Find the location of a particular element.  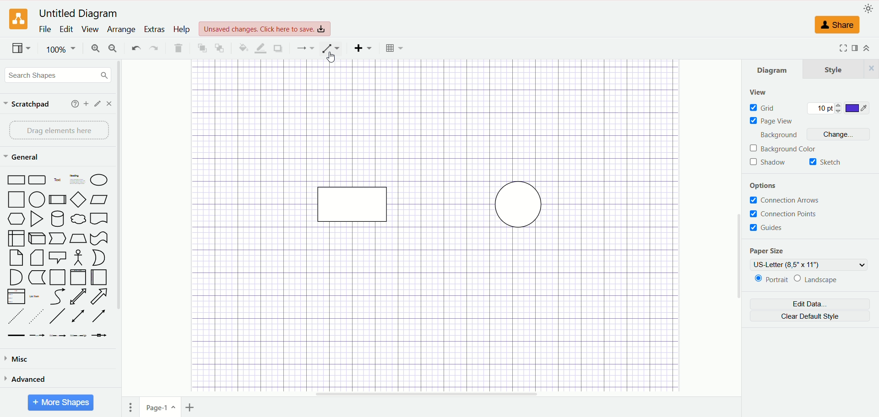

fill color is located at coordinates (242, 48).